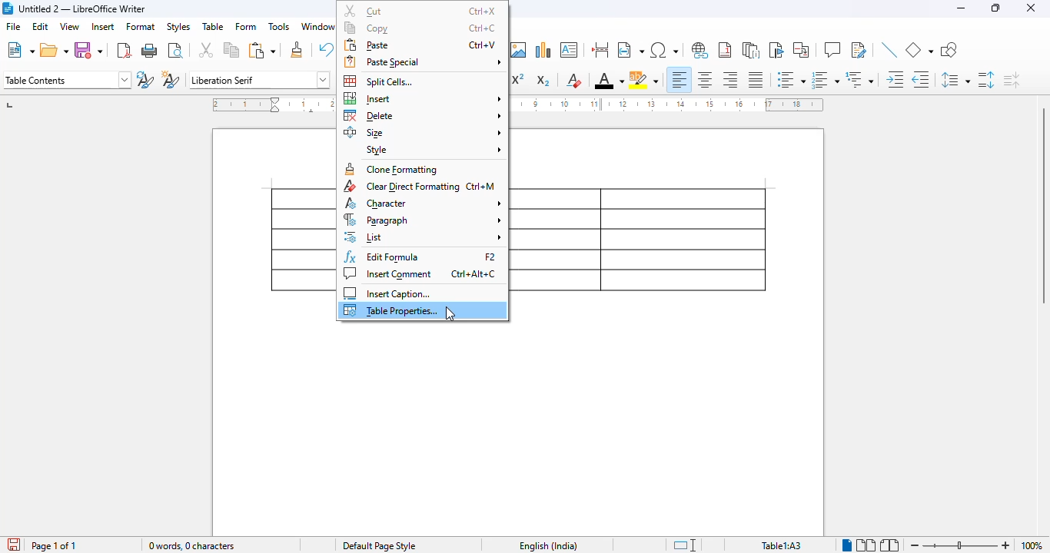 The width and height of the screenshot is (1050, 553). Describe the element at coordinates (55, 50) in the screenshot. I see `open` at that location.